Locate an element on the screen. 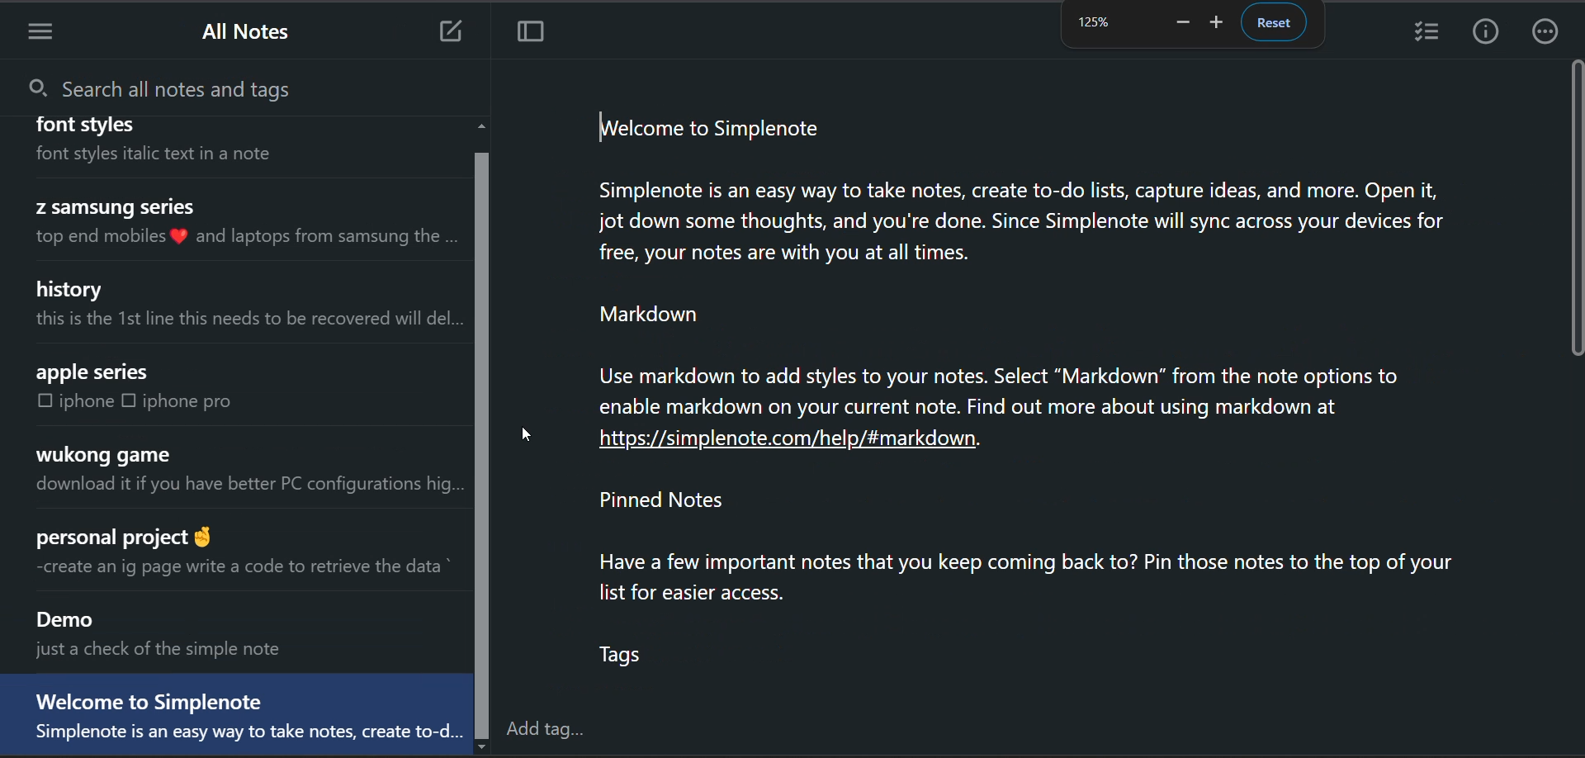 The image size is (1585, 758). create an ig page write a code to retrieve the data * is located at coordinates (239, 575).